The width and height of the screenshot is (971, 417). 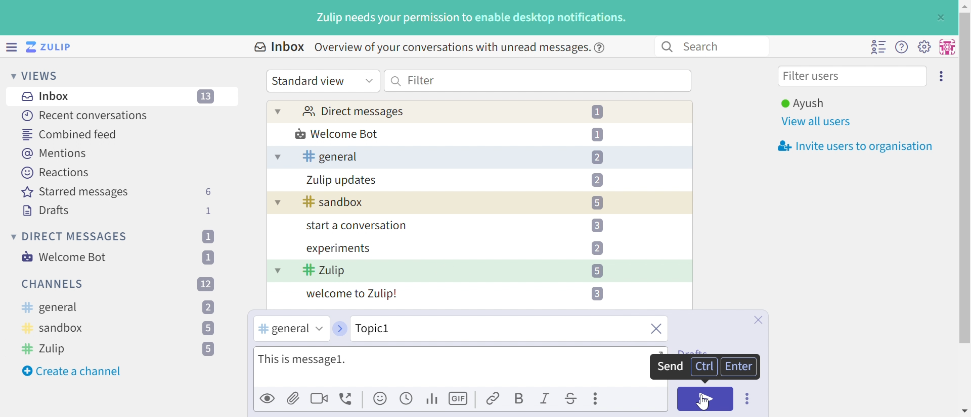 I want to click on Invite users to organisation, so click(x=852, y=147).